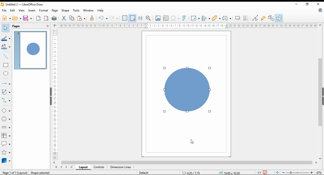  What do you see at coordinates (65, 11) in the screenshot?
I see `shape` at bounding box center [65, 11].